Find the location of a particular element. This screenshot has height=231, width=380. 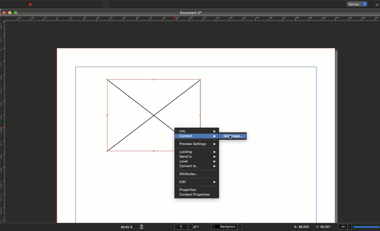

Save is located at coordinates (23, 4).